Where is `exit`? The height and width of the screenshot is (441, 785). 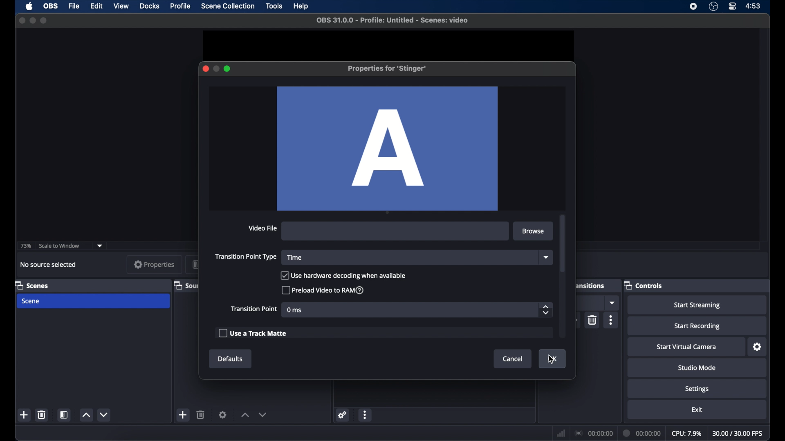 exit is located at coordinates (697, 410).